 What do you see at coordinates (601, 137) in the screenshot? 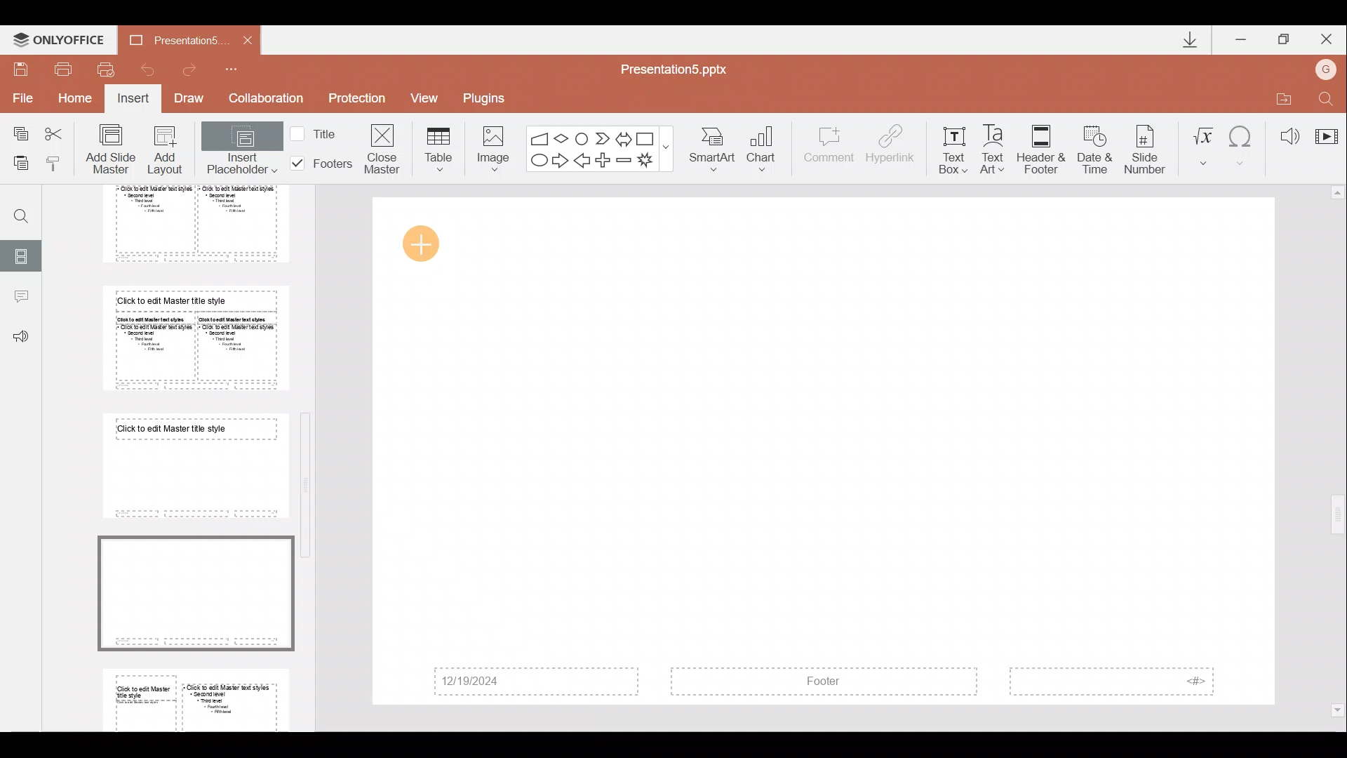
I see `Chevron` at bounding box center [601, 137].